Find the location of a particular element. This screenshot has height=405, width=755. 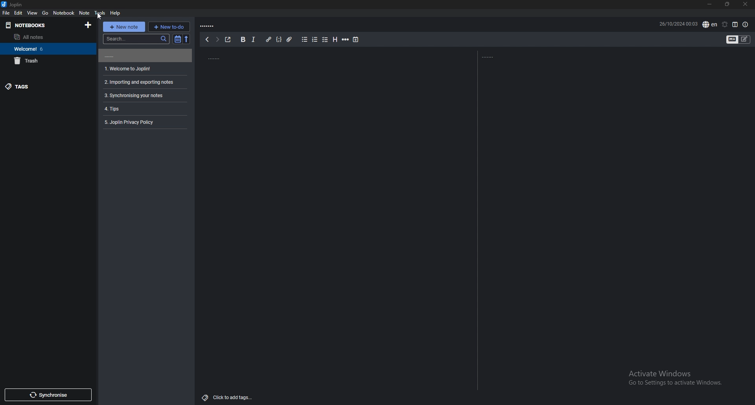

1.Welcome to Joplin! is located at coordinates (129, 68).